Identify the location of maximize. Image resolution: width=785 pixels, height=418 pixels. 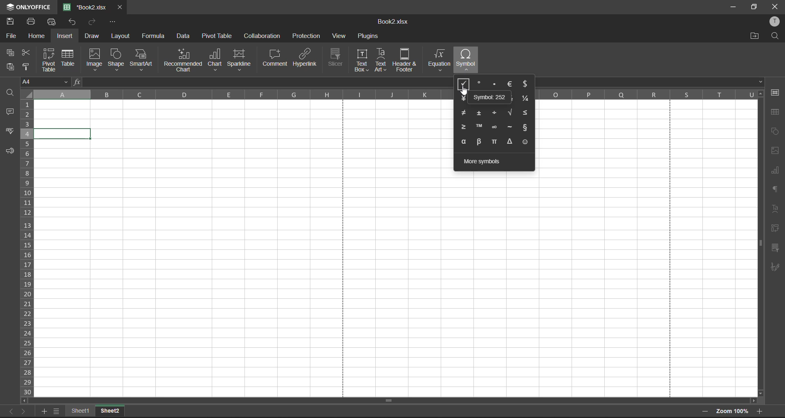
(755, 8).